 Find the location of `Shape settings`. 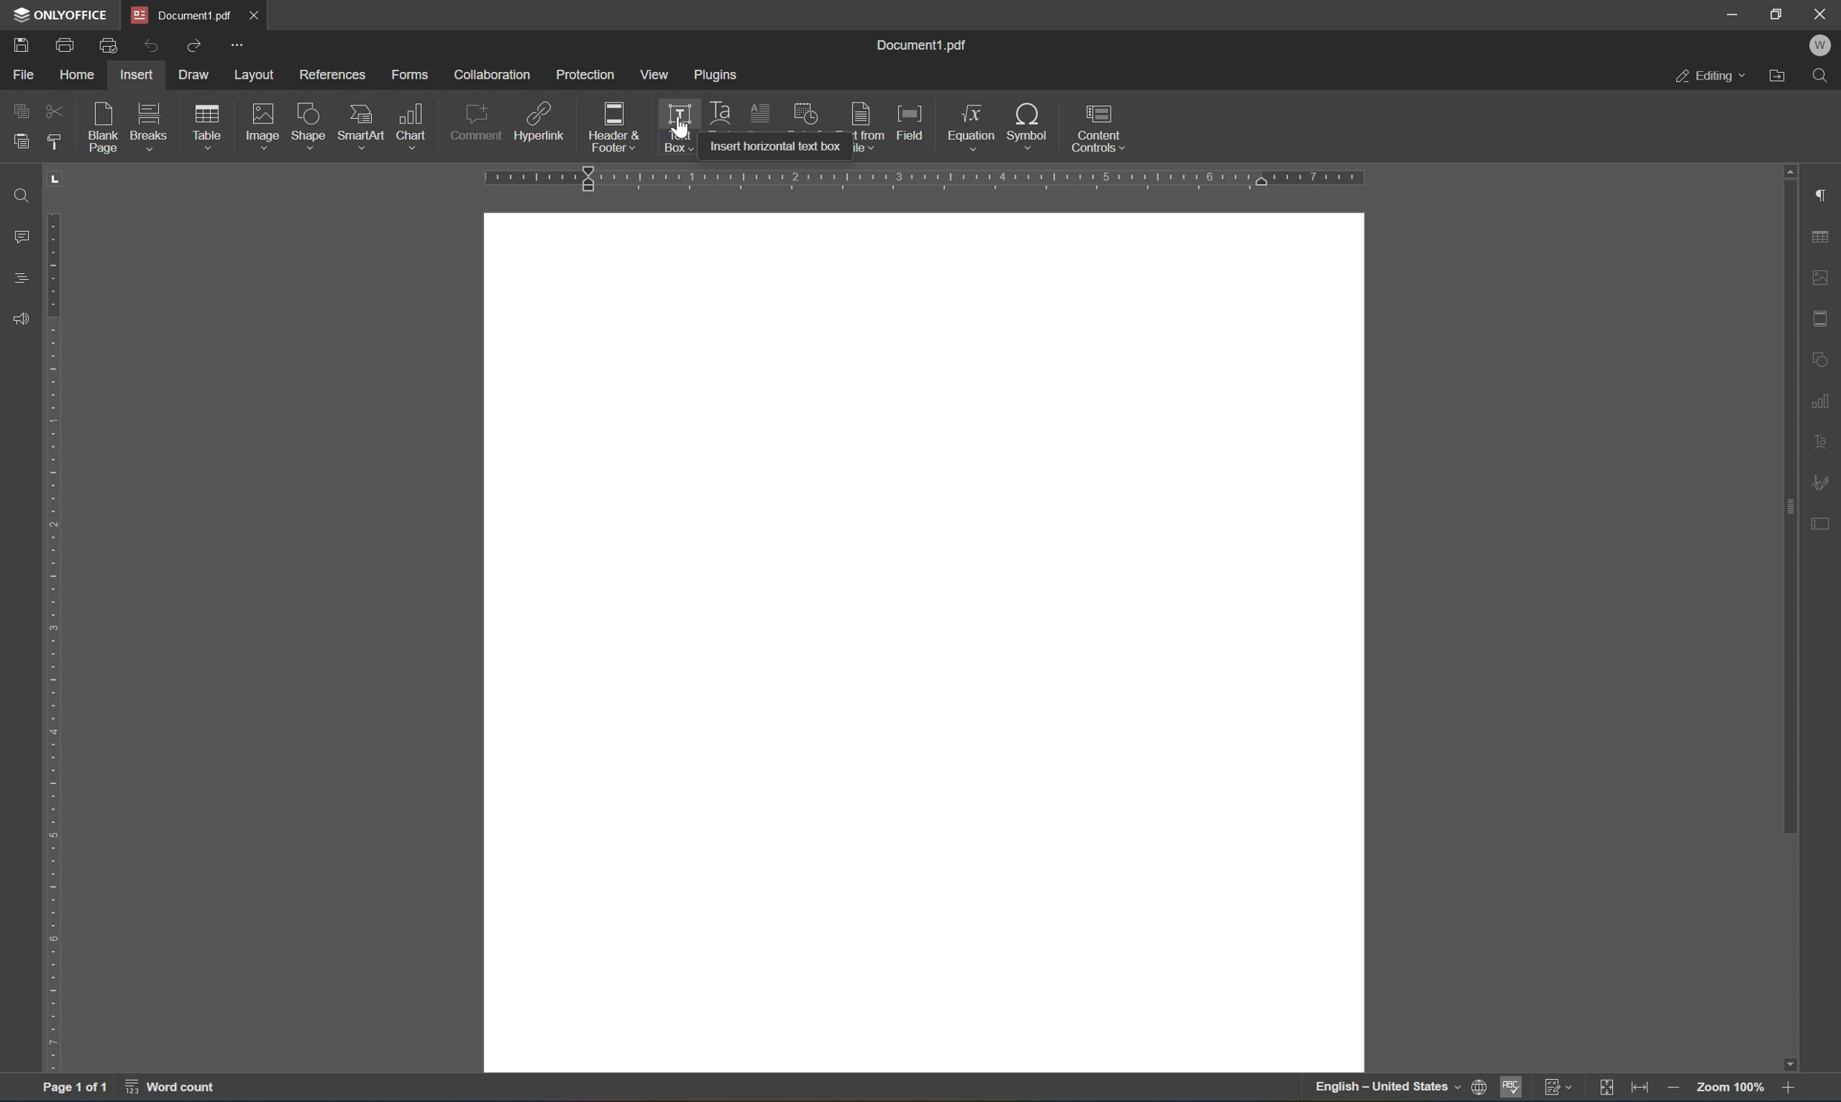

Shape settings is located at coordinates (1822, 358).